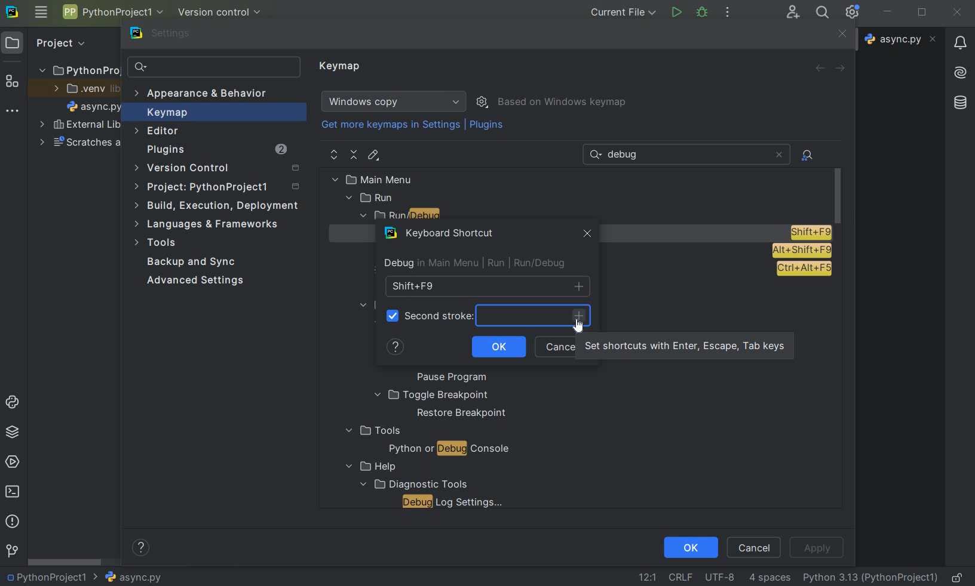  Describe the element at coordinates (81, 144) in the screenshot. I see `scratches and consoles` at that location.